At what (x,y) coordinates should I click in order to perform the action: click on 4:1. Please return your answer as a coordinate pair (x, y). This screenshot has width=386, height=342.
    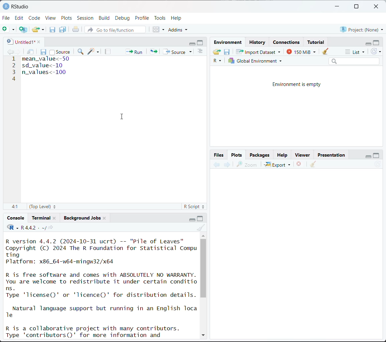
    Looking at the image, I should click on (14, 207).